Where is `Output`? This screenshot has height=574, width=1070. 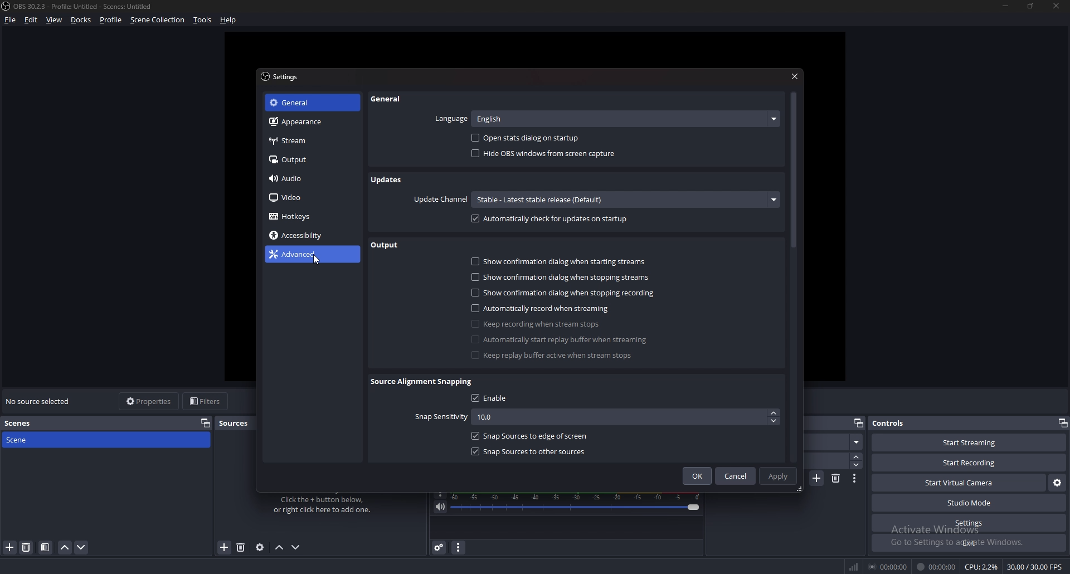
Output is located at coordinates (309, 159).